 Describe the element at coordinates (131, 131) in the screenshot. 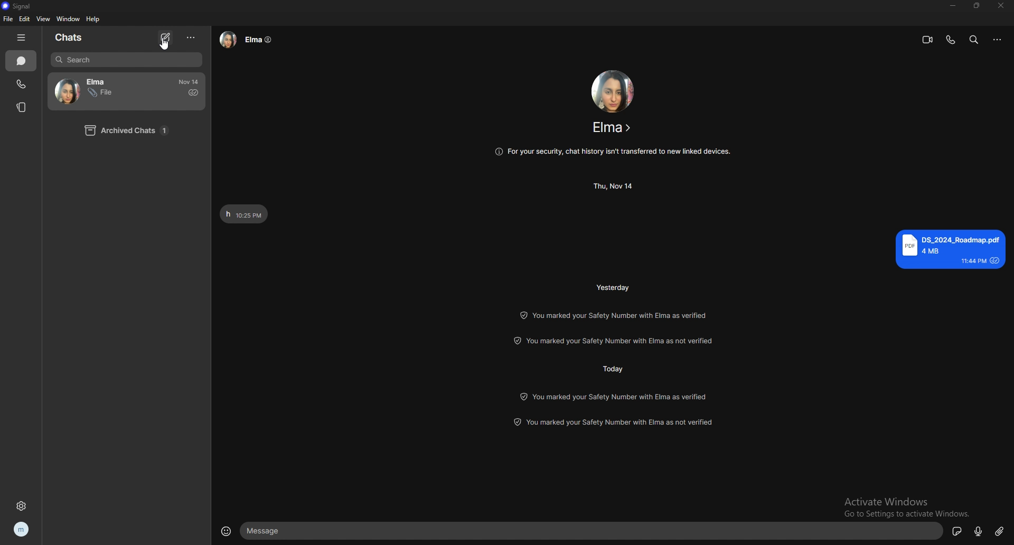

I see `archived chats` at that location.